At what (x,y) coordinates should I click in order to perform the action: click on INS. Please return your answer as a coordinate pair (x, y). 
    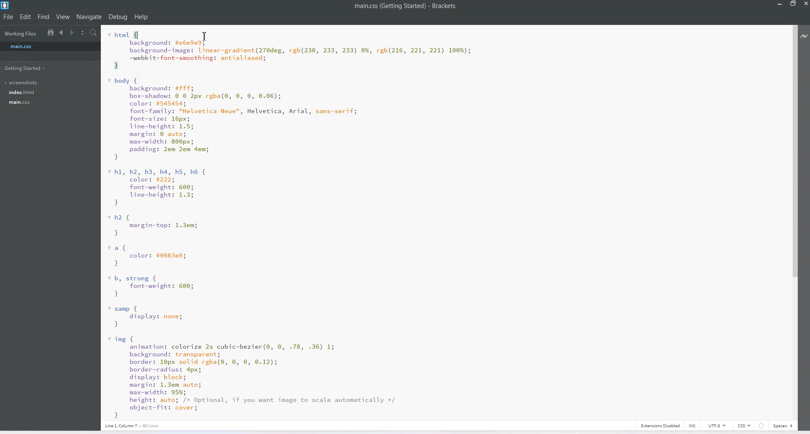
    Looking at the image, I should click on (692, 426).